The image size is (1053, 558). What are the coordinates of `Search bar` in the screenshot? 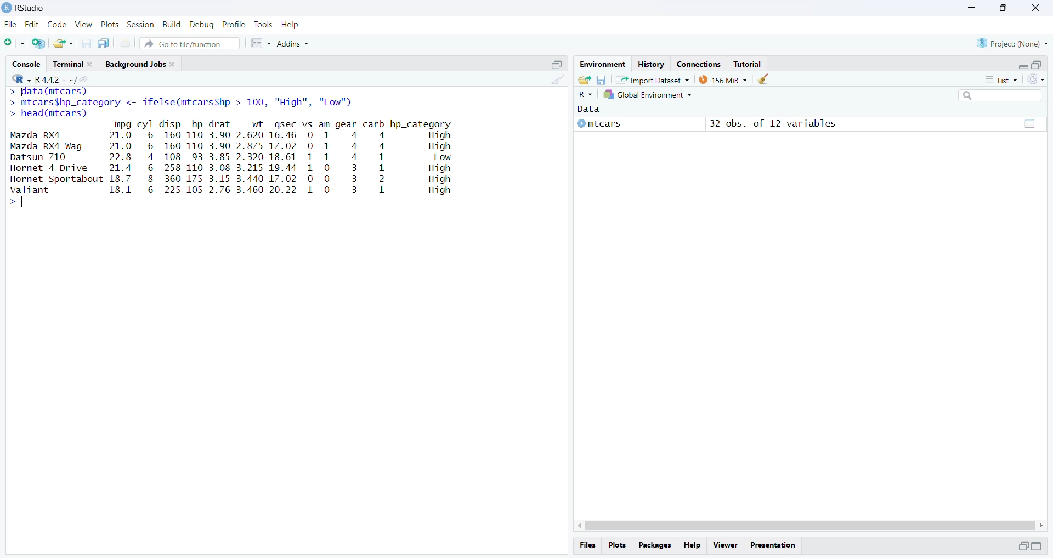 It's located at (1005, 97).